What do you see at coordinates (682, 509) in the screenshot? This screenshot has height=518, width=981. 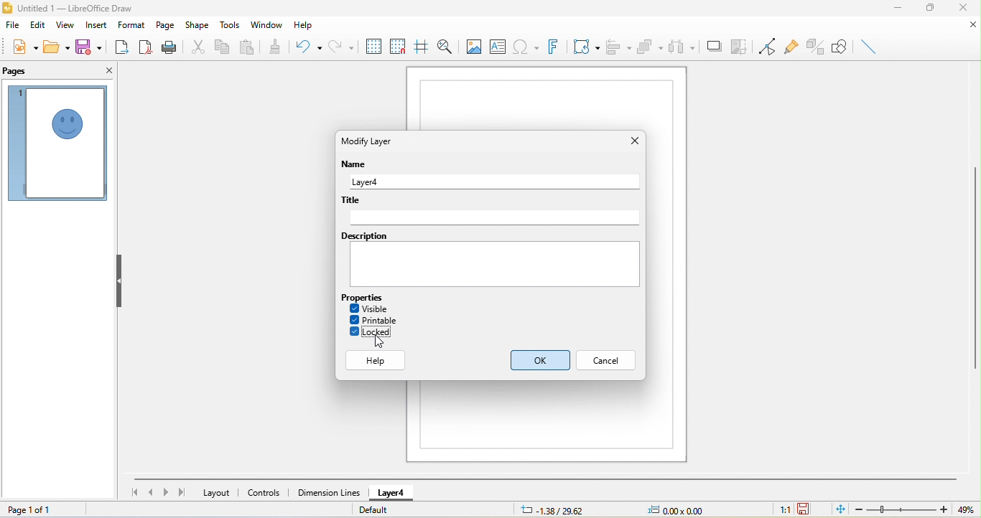 I see `0.00x0.00` at bounding box center [682, 509].